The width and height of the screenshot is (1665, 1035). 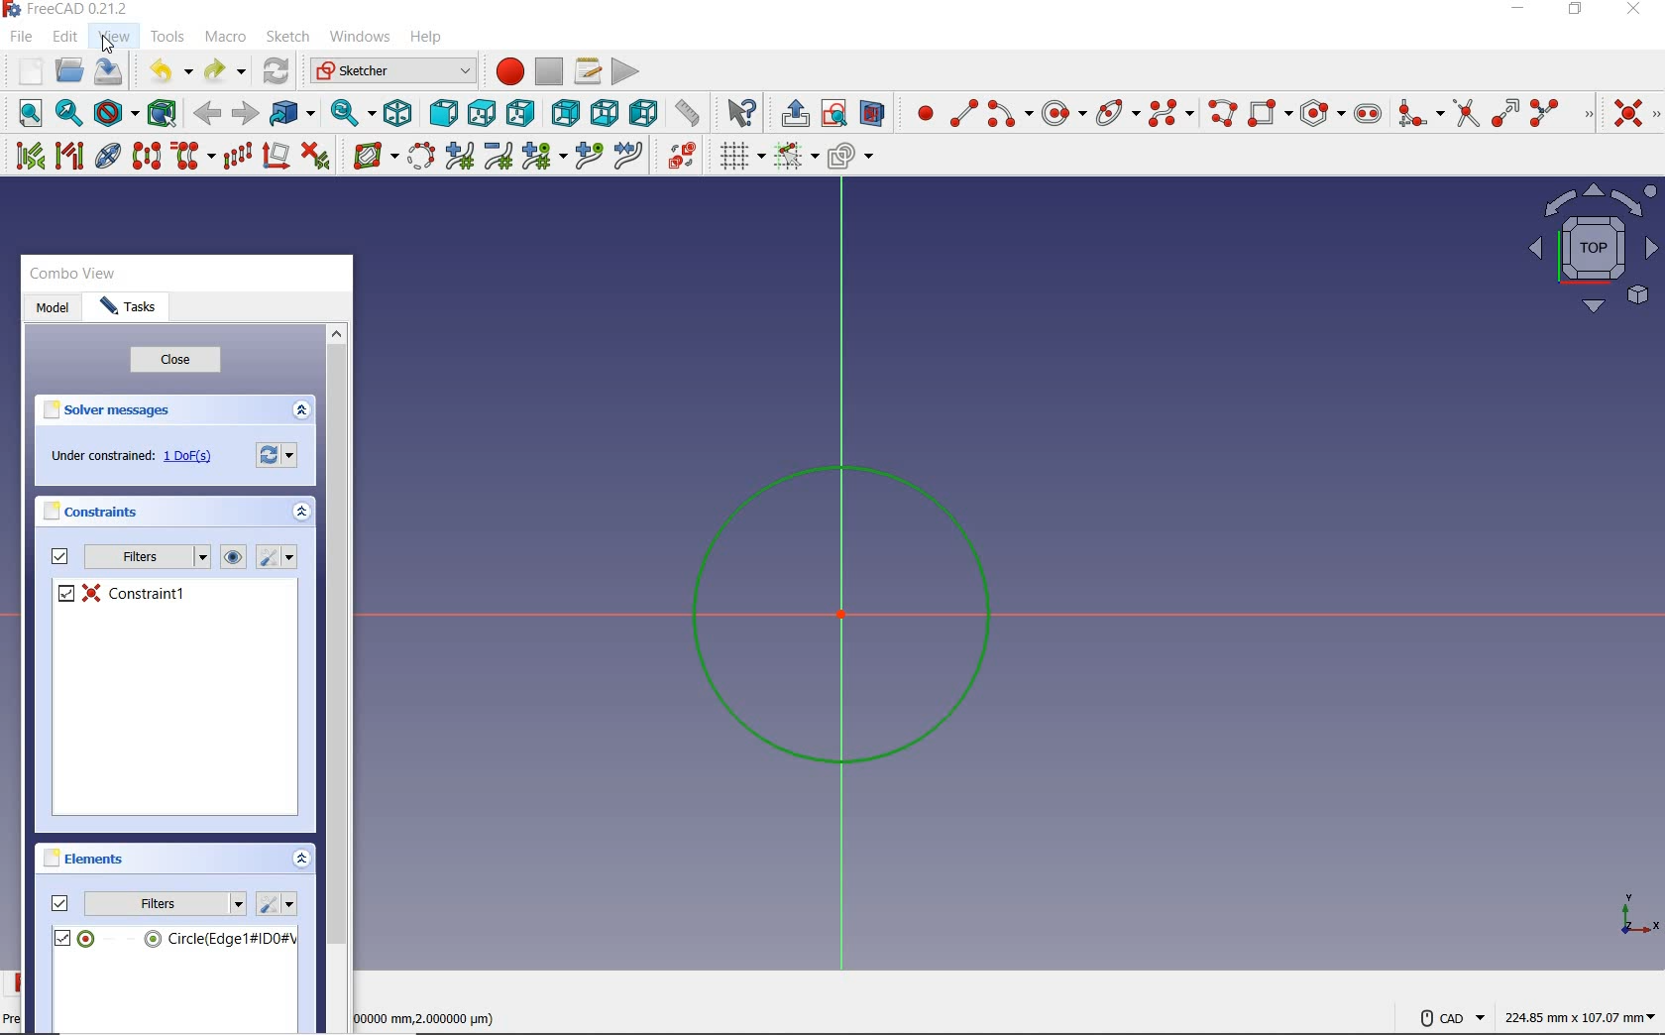 I want to click on decrease B-Spline degree, so click(x=497, y=156).